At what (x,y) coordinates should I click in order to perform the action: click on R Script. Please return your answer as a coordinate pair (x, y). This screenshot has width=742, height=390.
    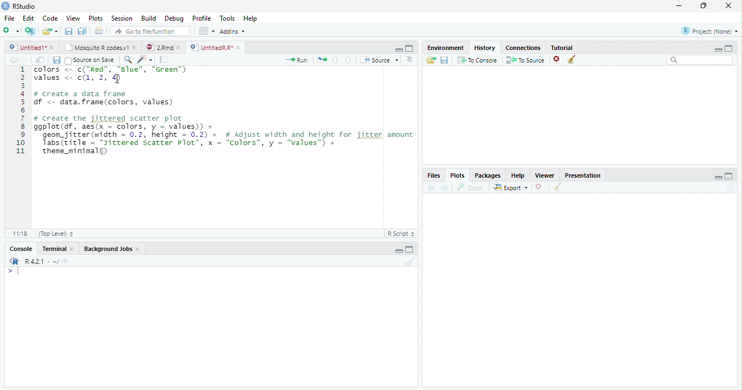
    Looking at the image, I should click on (401, 234).